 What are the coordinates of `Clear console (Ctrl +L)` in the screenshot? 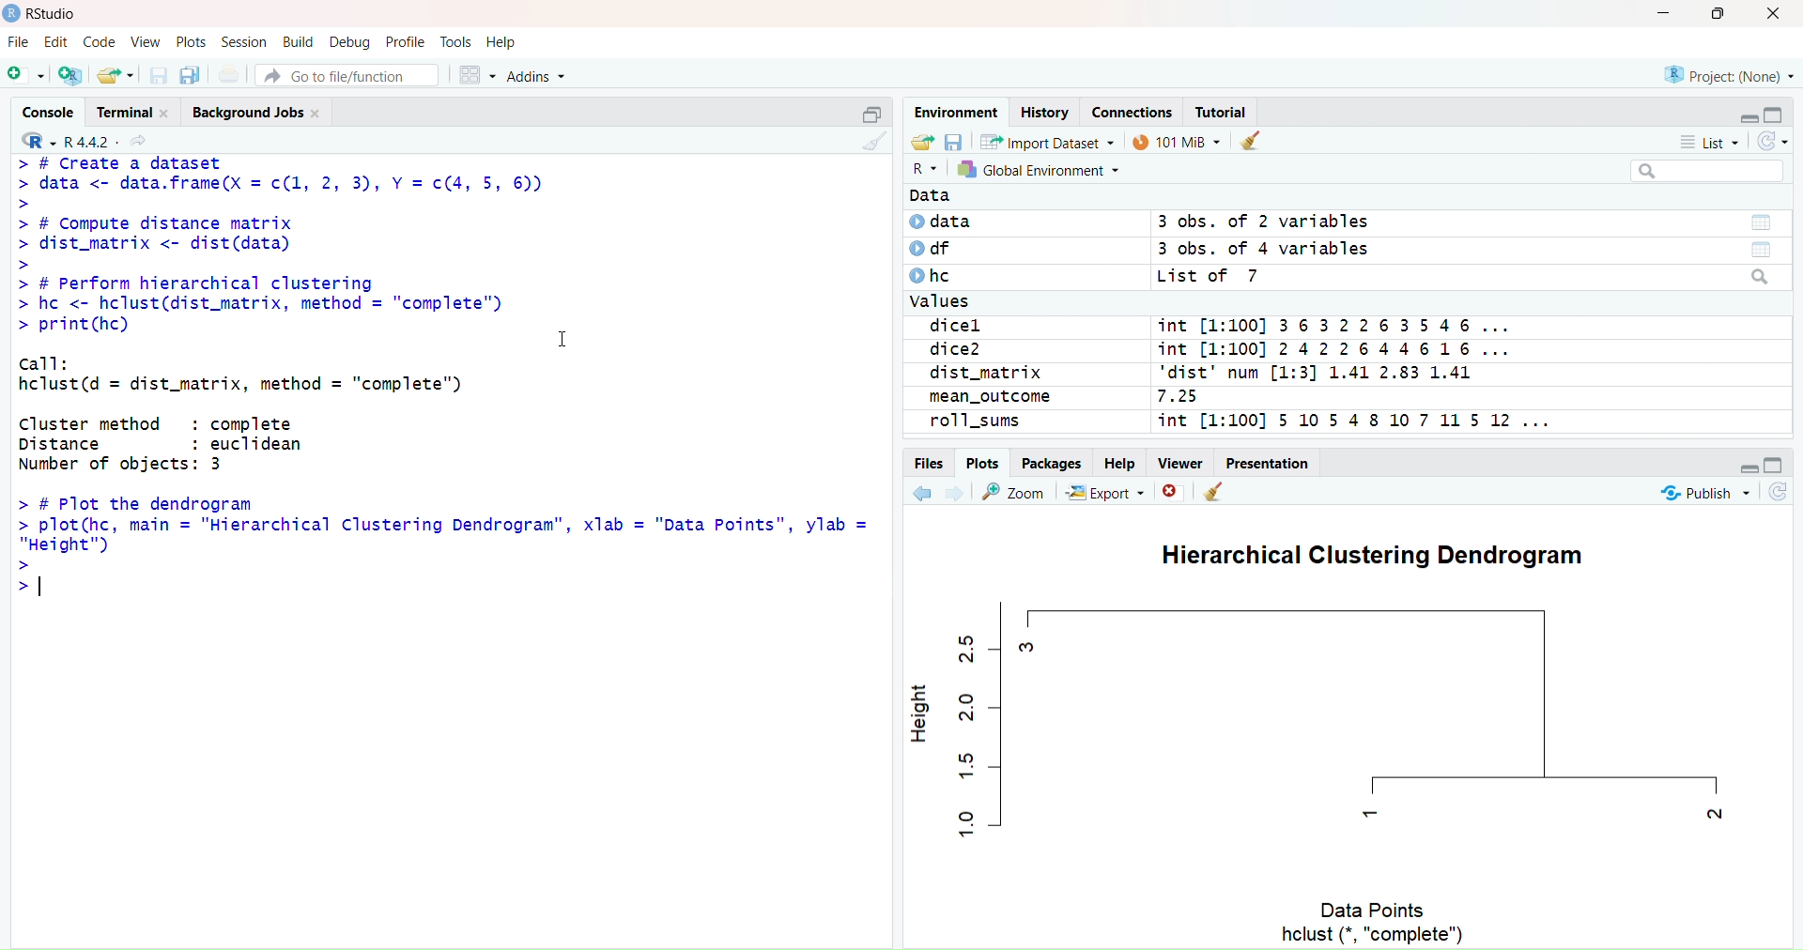 It's located at (1212, 492).